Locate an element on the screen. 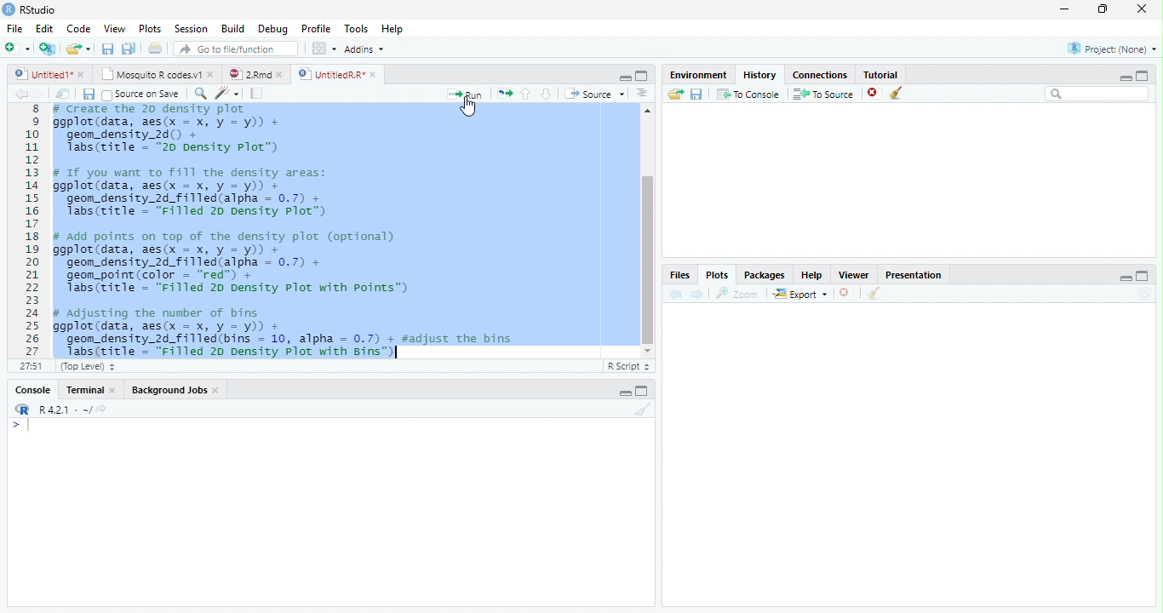  save is located at coordinates (89, 95).